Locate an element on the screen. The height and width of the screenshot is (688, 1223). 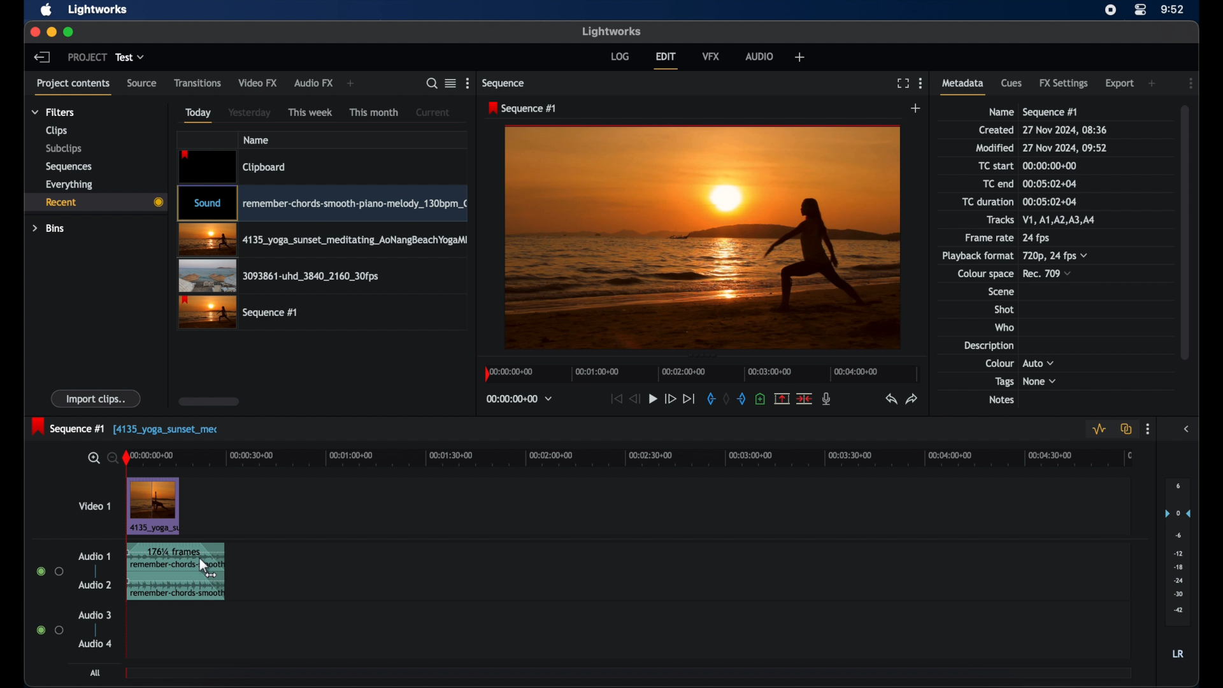
video clip is located at coordinates (154, 507).